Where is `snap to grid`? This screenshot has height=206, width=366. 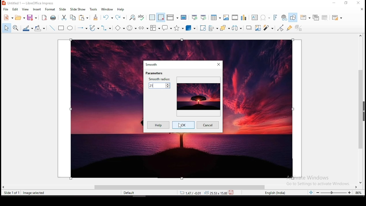 snap to grid is located at coordinates (160, 18).